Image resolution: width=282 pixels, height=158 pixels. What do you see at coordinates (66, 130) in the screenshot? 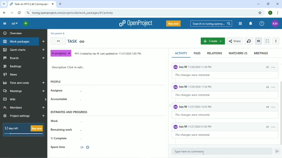
I see `Remaining work` at bounding box center [66, 130].